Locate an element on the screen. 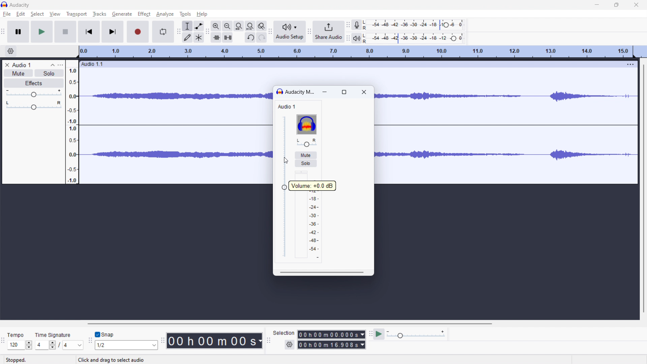 The image size is (647, 364). minimize is located at coordinates (598, 4).